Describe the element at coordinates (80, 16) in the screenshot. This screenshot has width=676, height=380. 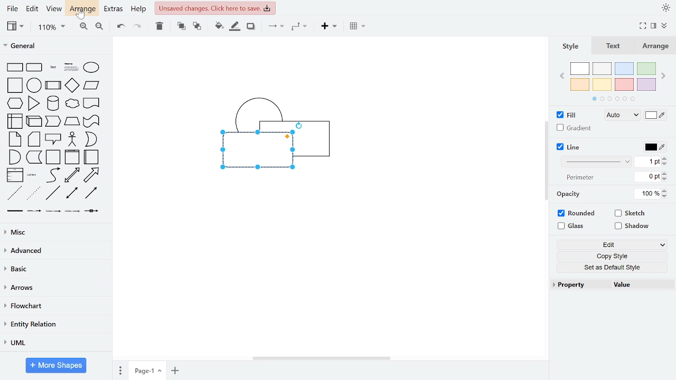
I see `cursor` at that location.